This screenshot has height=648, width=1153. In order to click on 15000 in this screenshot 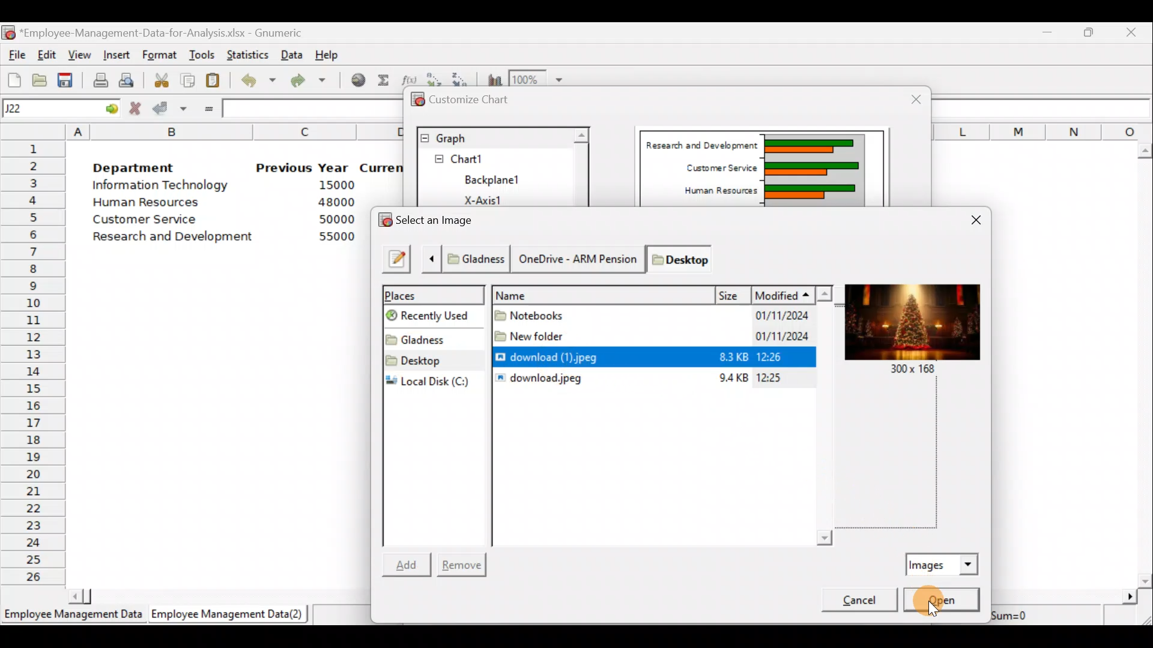, I will do `click(333, 187)`.